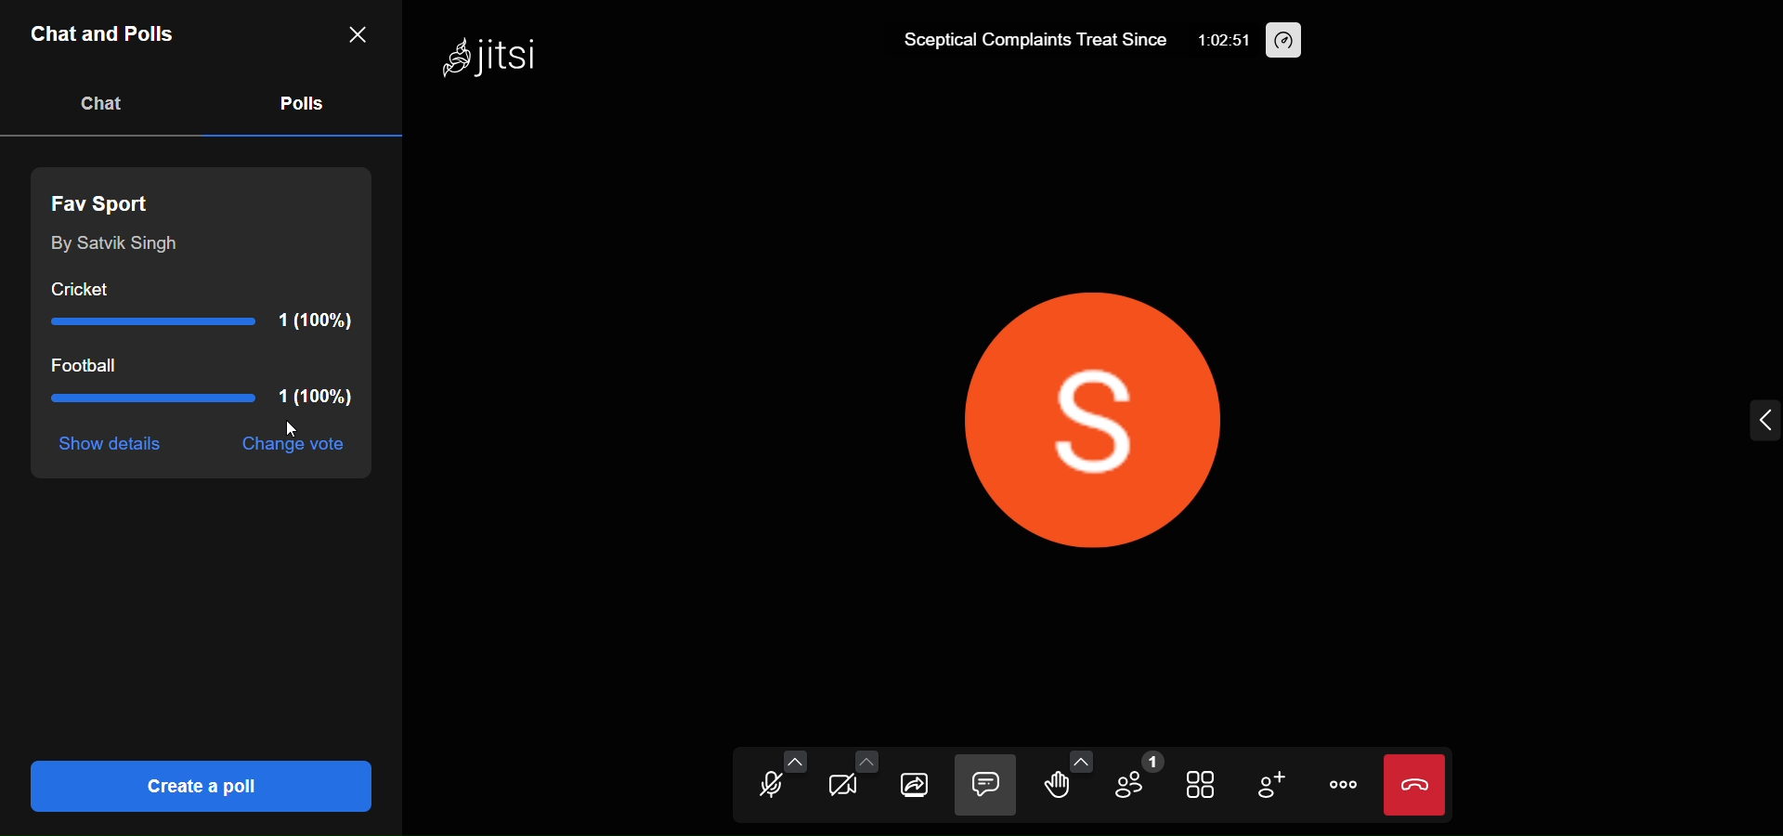 The image size is (1783, 836). What do you see at coordinates (1033, 44) in the screenshot?
I see `Sceptical Complaints Treat Since` at bounding box center [1033, 44].